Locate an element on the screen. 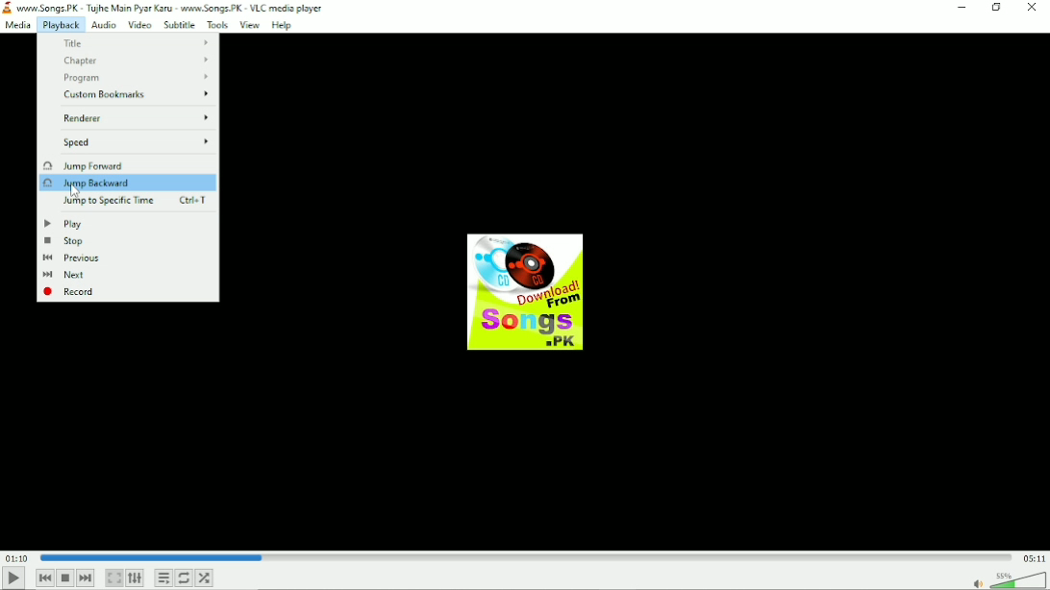  Tools is located at coordinates (217, 25).